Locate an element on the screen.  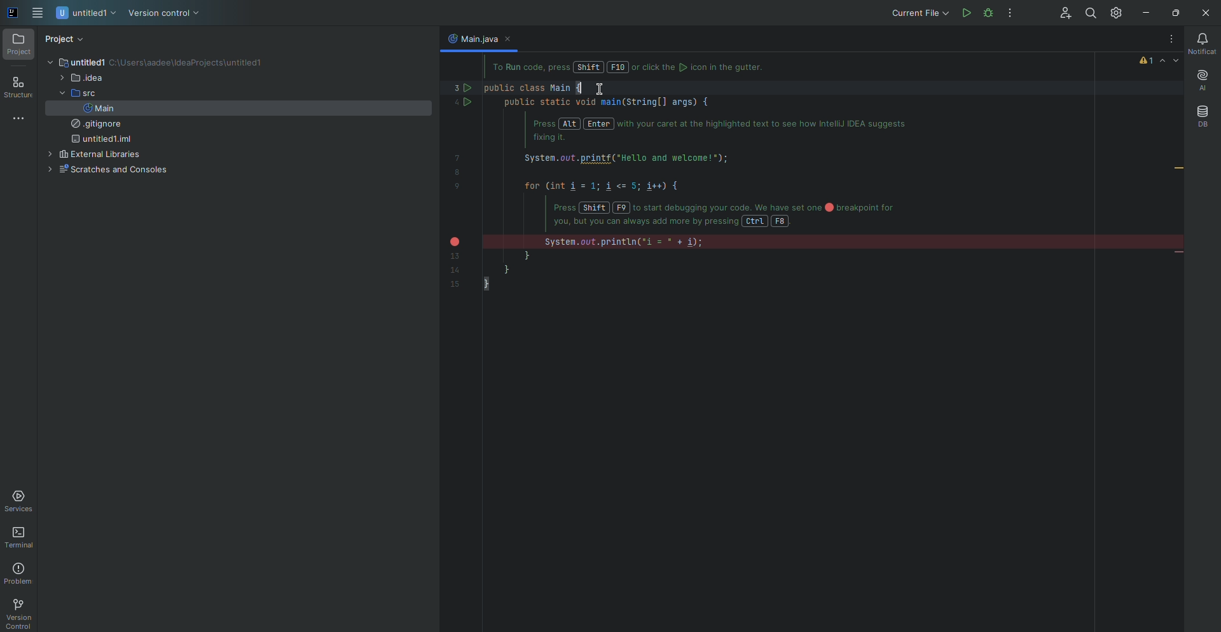
Options is located at coordinates (1011, 13).